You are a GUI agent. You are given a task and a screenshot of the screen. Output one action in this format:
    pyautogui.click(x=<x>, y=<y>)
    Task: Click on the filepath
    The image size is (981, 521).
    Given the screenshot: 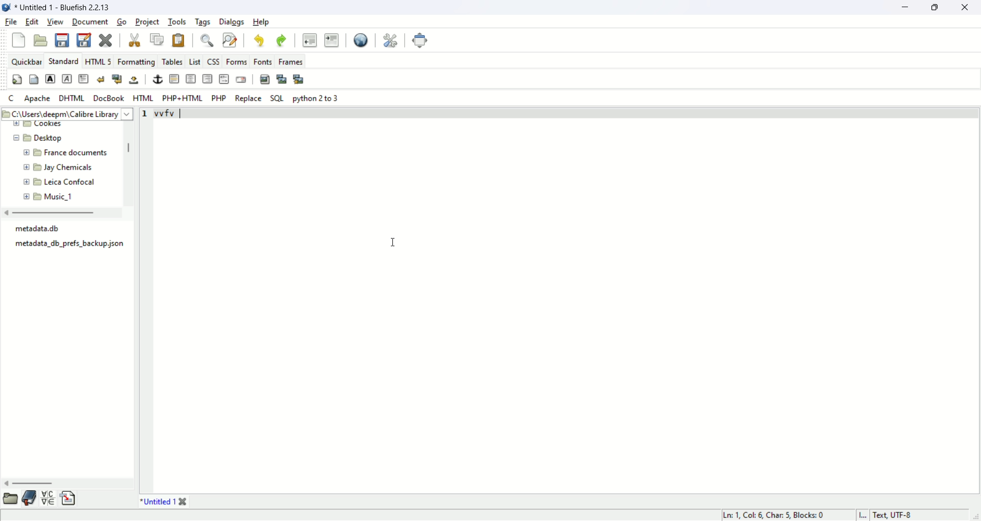 What is the action you would take?
    pyautogui.click(x=66, y=112)
    